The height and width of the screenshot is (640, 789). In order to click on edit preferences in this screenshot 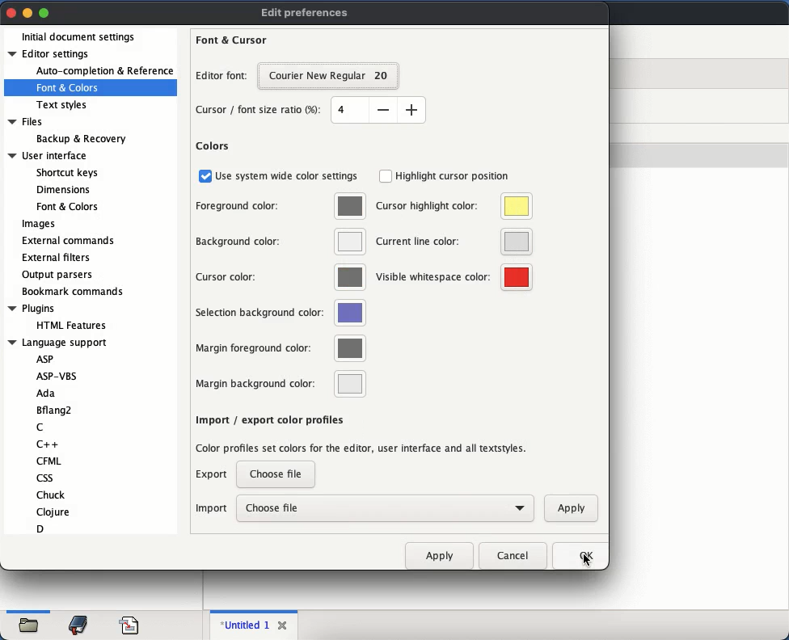, I will do `click(306, 13)`.